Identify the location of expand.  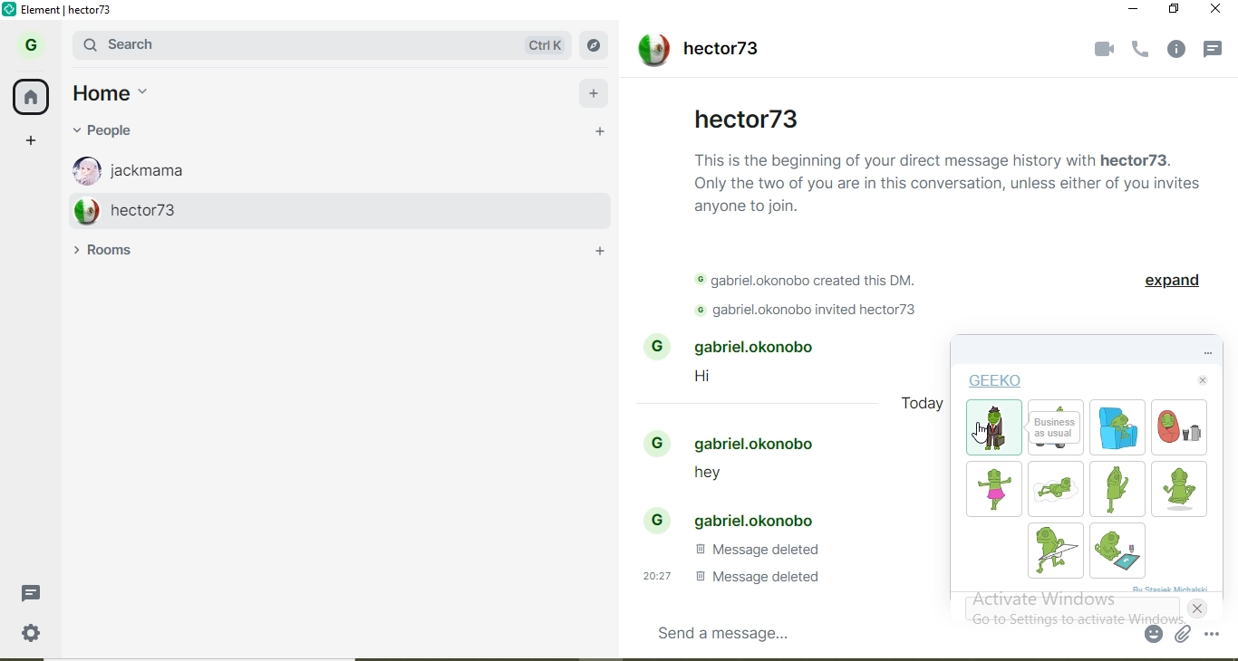
(1170, 283).